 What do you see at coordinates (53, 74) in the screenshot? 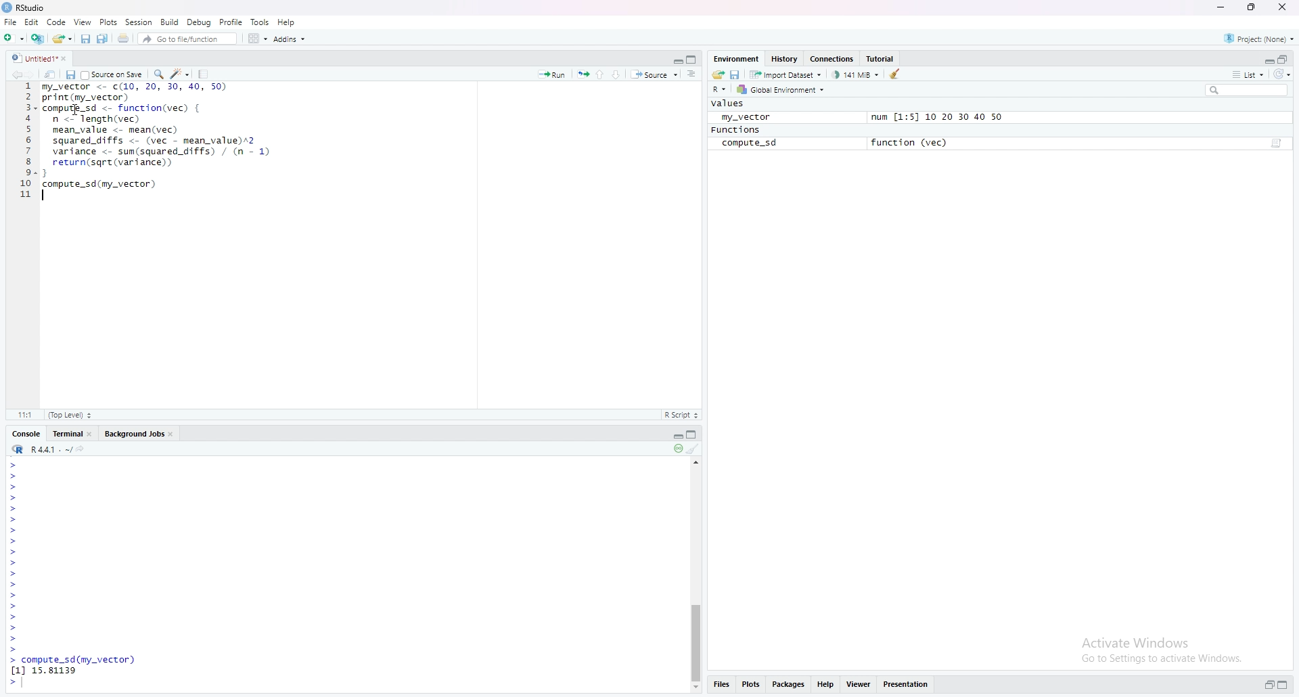
I see `Show in new window` at bounding box center [53, 74].